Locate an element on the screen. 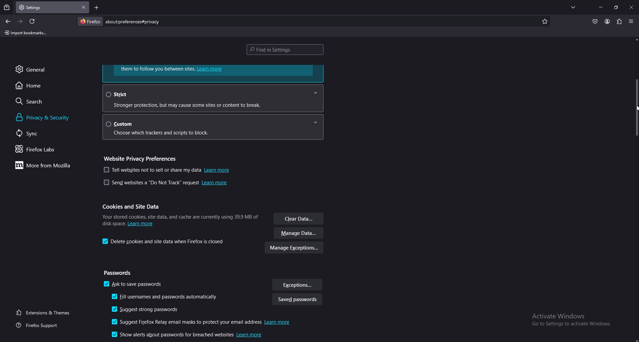  manage data is located at coordinates (299, 234).